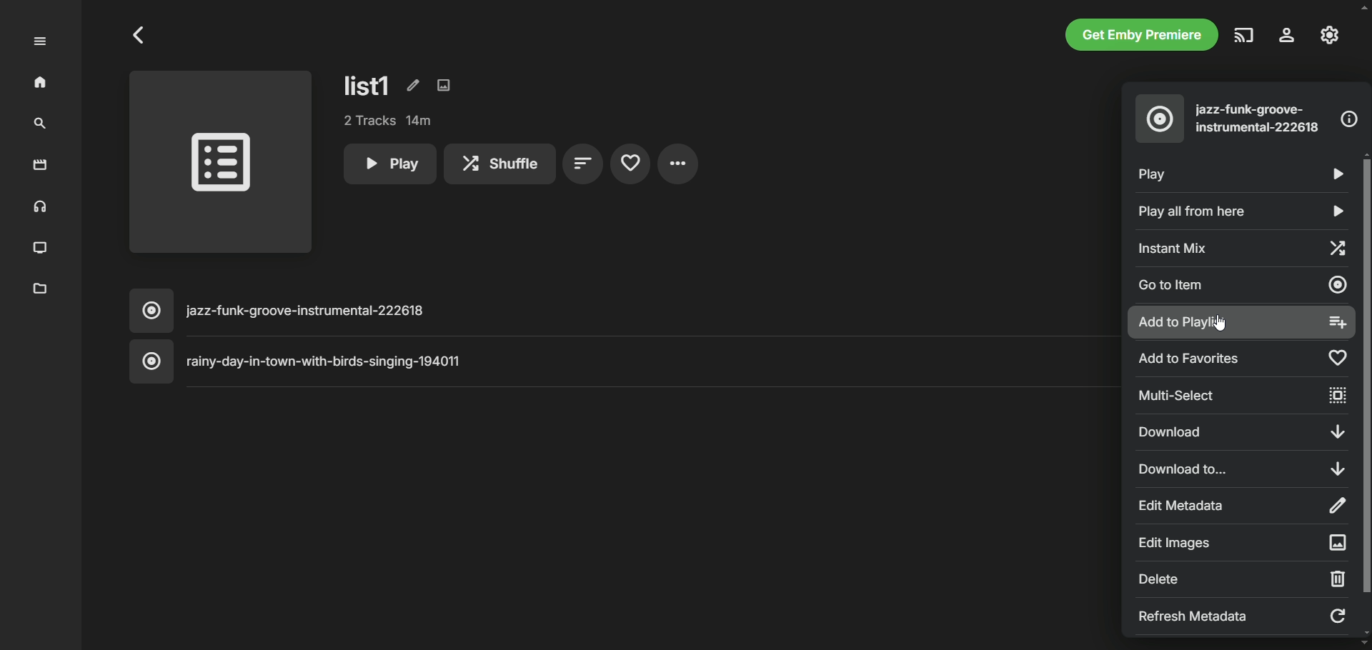 This screenshot has width=1372, height=650. What do you see at coordinates (678, 164) in the screenshot?
I see `settings` at bounding box center [678, 164].